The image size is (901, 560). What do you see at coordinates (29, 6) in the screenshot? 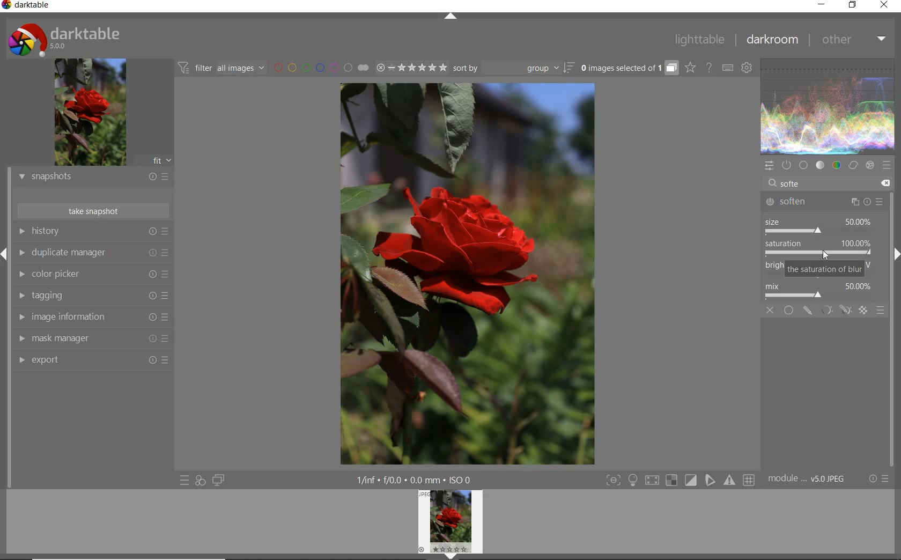
I see `system name` at bounding box center [29, 6].